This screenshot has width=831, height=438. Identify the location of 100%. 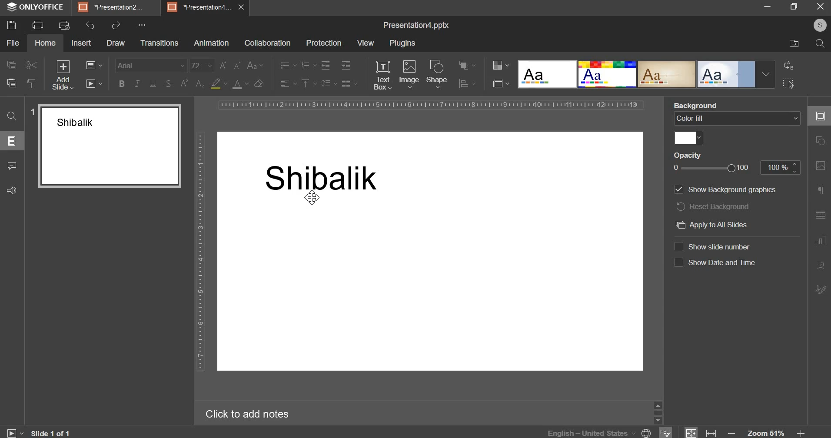
(736, 168).